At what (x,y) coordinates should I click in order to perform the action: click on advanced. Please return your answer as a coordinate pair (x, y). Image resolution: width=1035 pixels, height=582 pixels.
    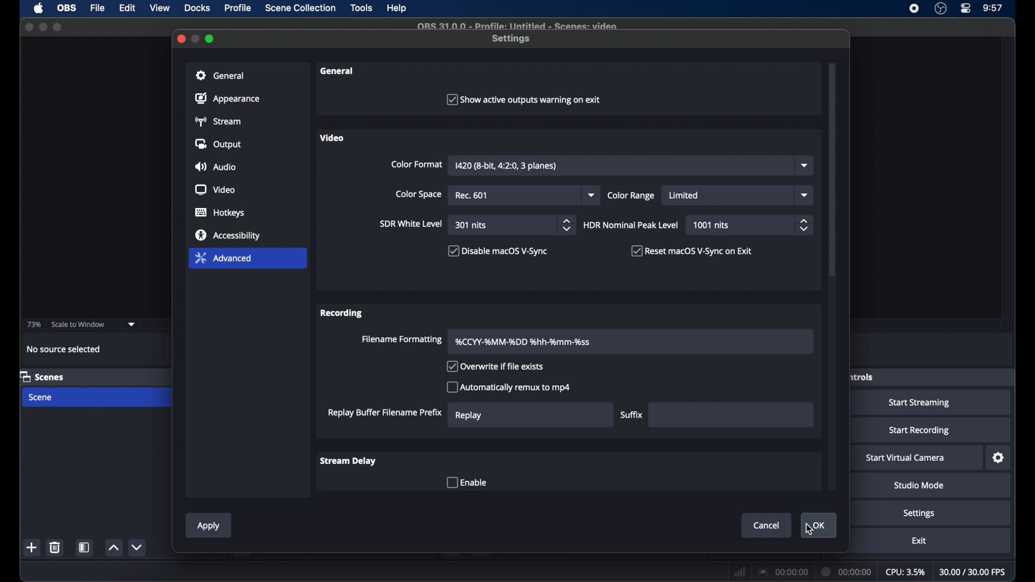
    Looking at the image, I should click on (223, 258).